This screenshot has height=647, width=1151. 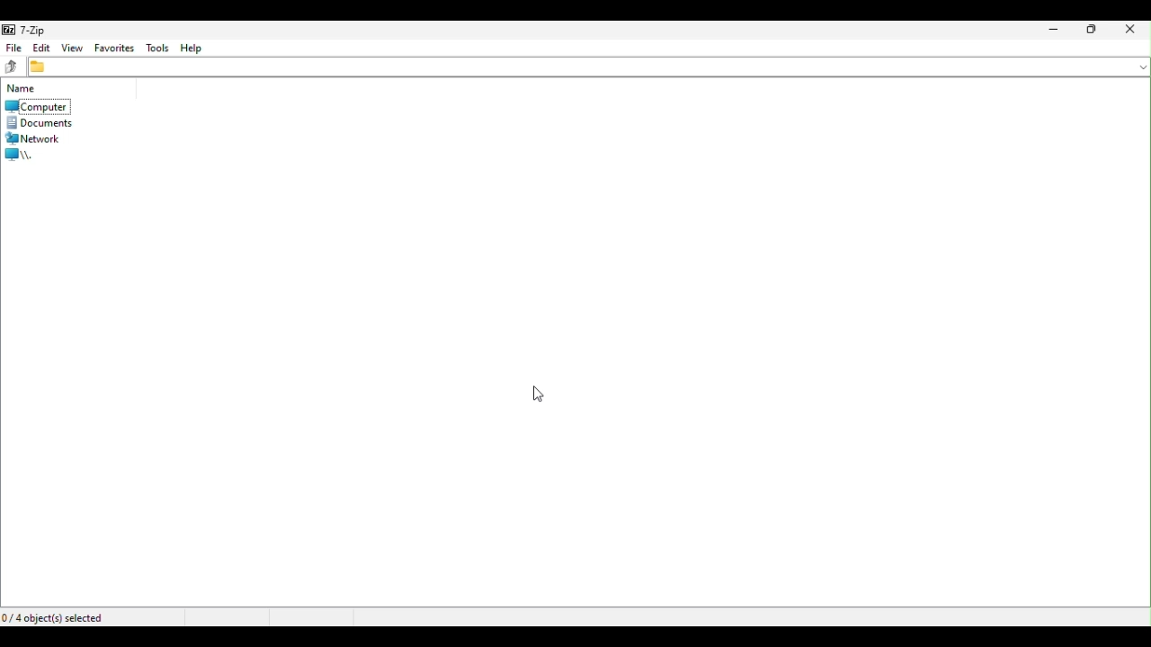 What do you see at coordinates (40, 138) in the screenshot?
I see `network` at bounding box center [40, 138].